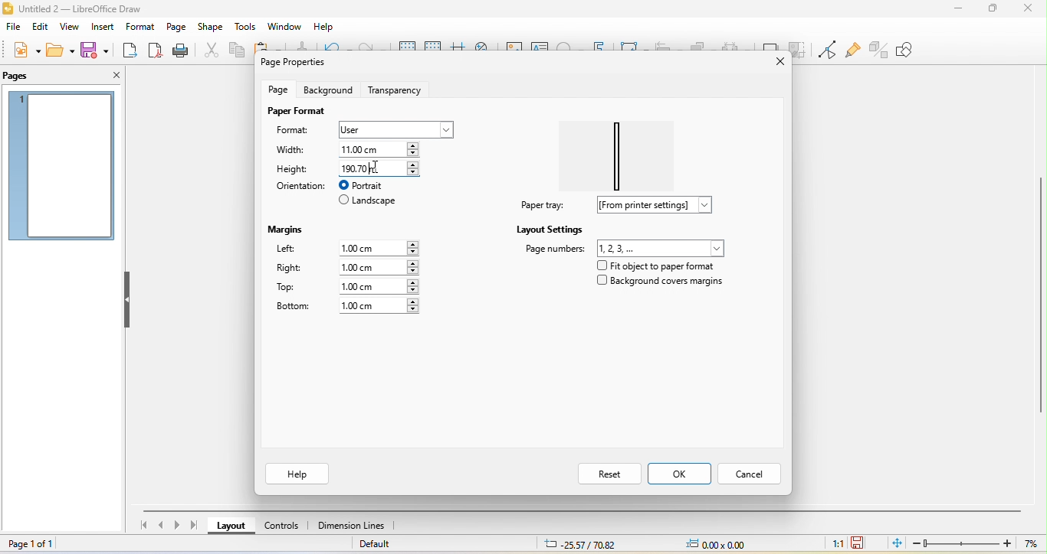  Describe the element at coordinates (1027, 8) in the screenshot. I see `close` at that location.